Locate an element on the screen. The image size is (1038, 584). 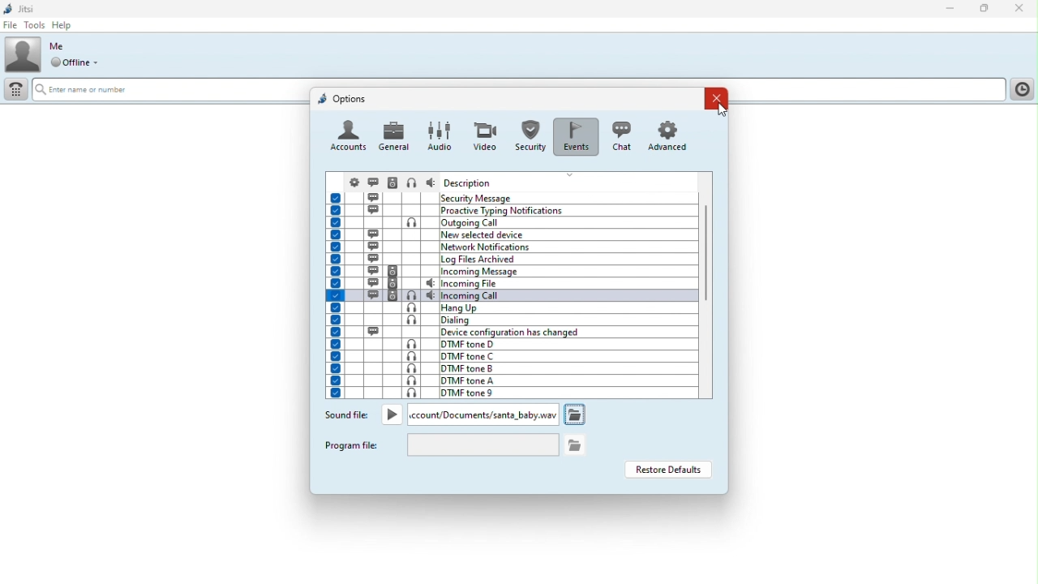
proactive typing notifications is located at coordinates (513, 210).